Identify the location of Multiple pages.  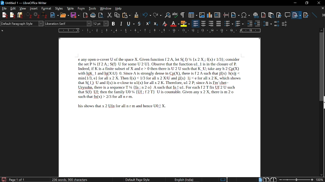
(267, 179).